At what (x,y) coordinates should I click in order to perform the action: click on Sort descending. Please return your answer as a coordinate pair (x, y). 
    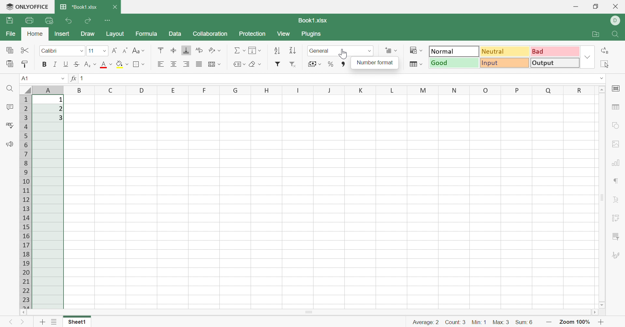
    Looking at the image, I should click on (292, 50).